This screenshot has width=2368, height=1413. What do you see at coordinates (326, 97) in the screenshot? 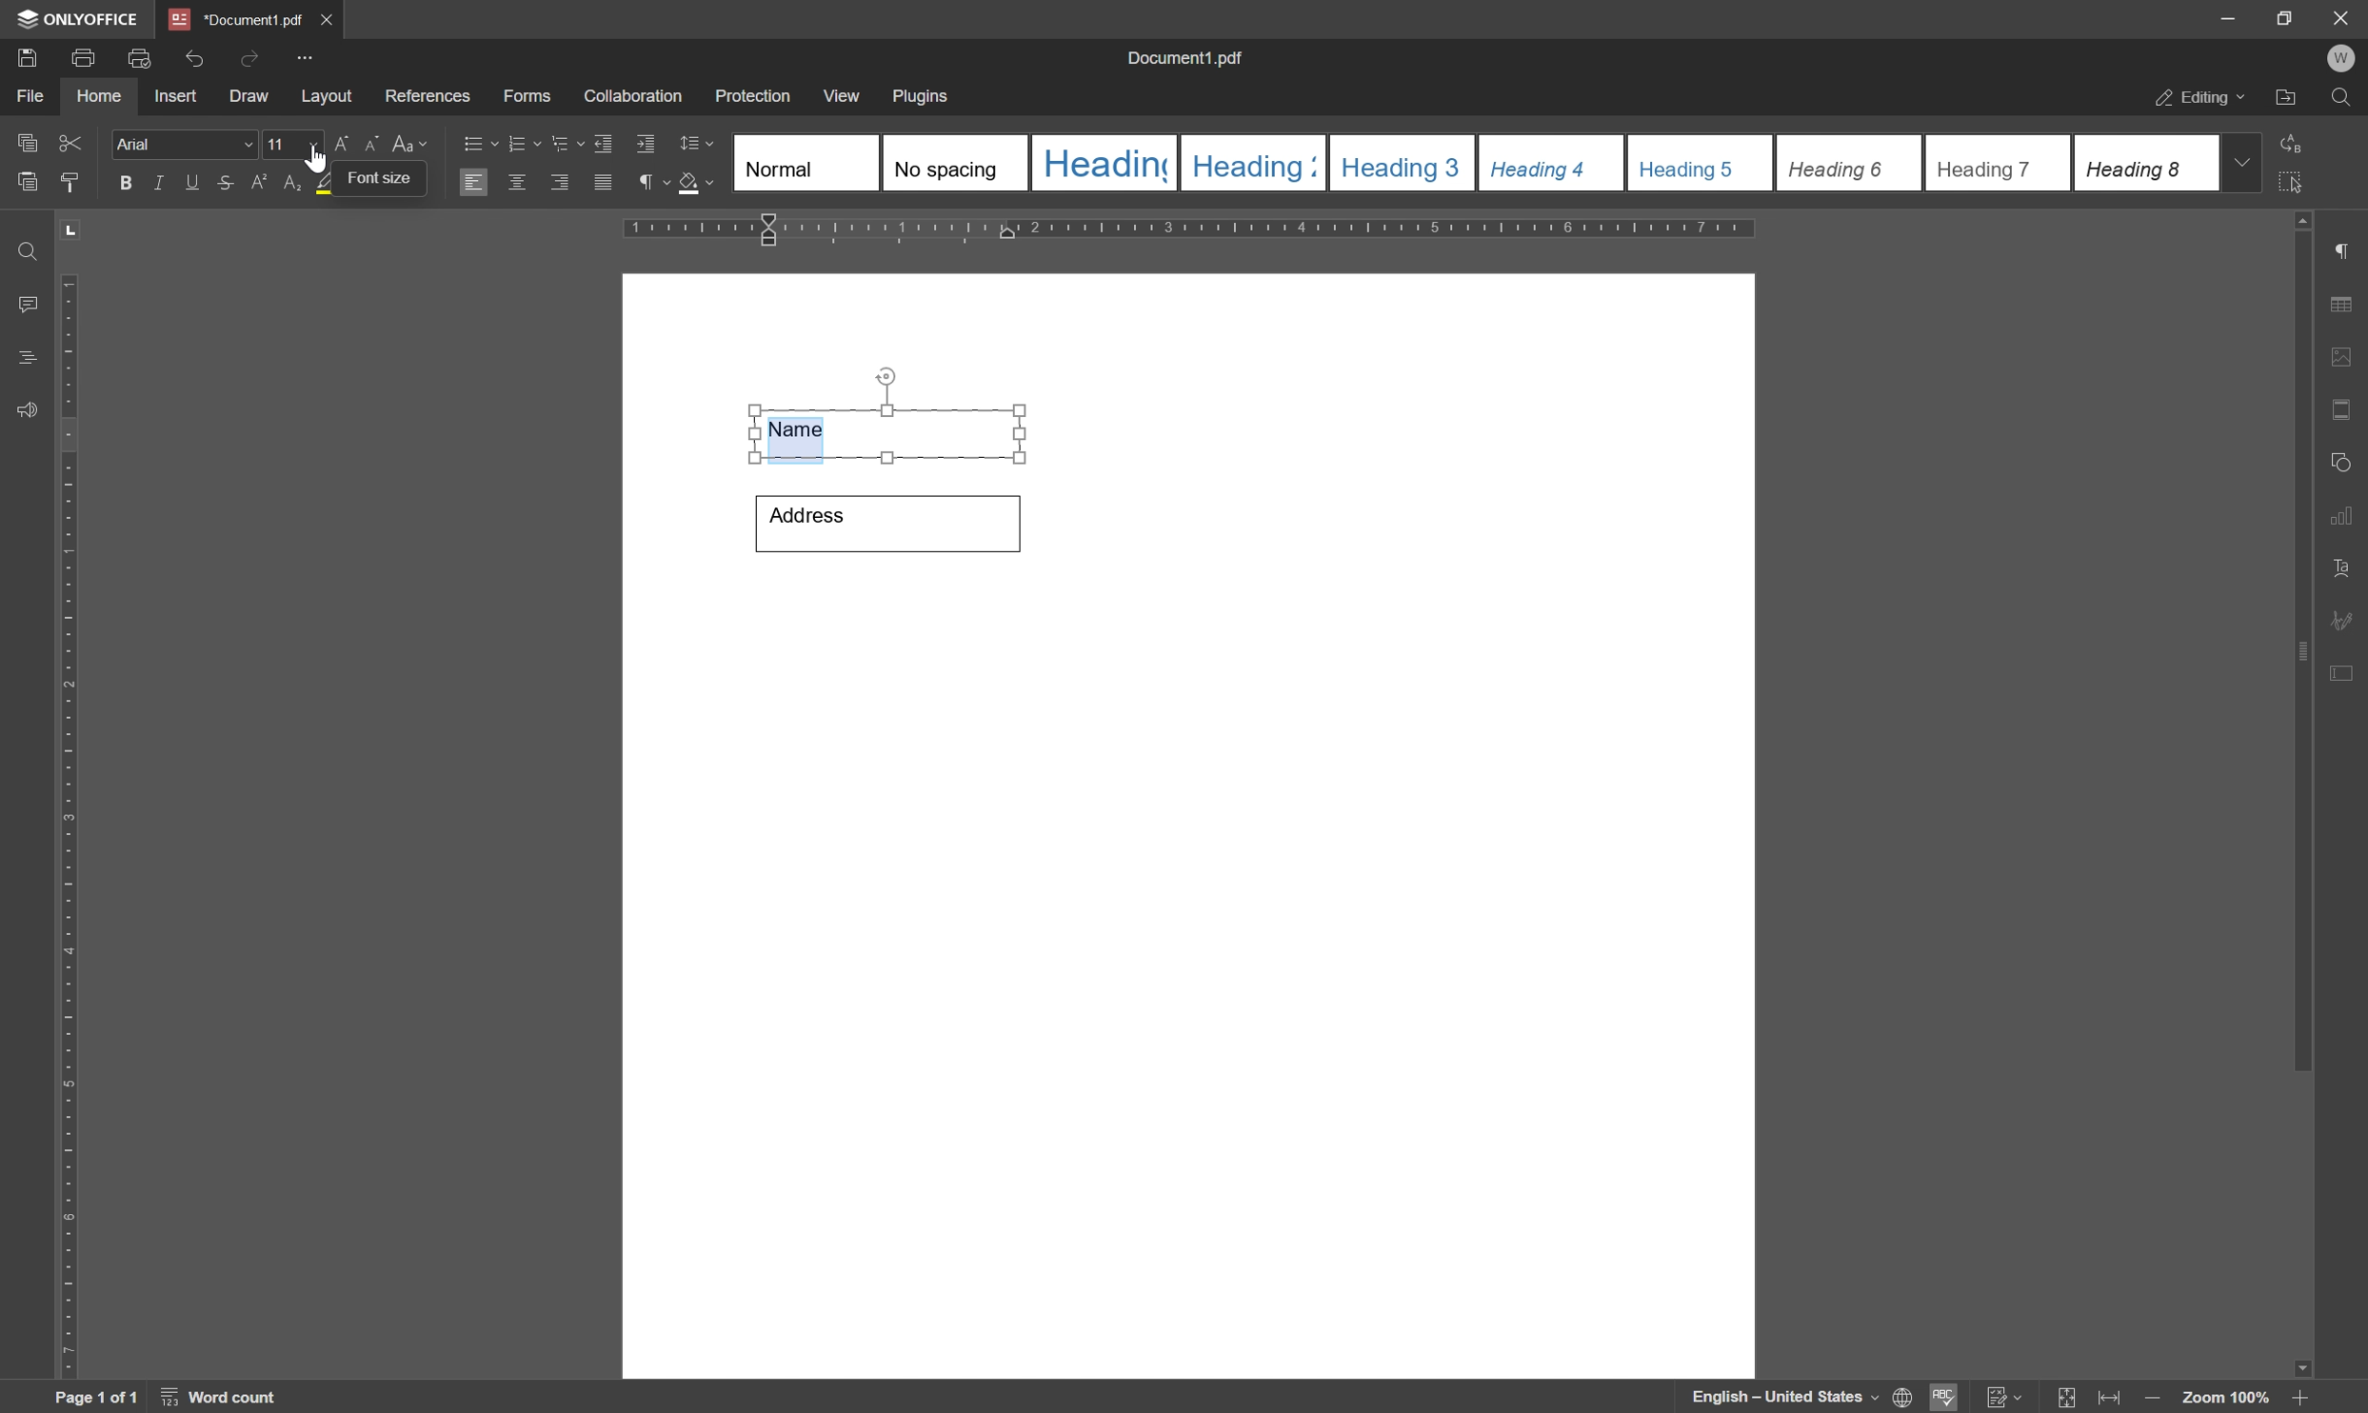
I see `layout` at bounding box center [326, 97].